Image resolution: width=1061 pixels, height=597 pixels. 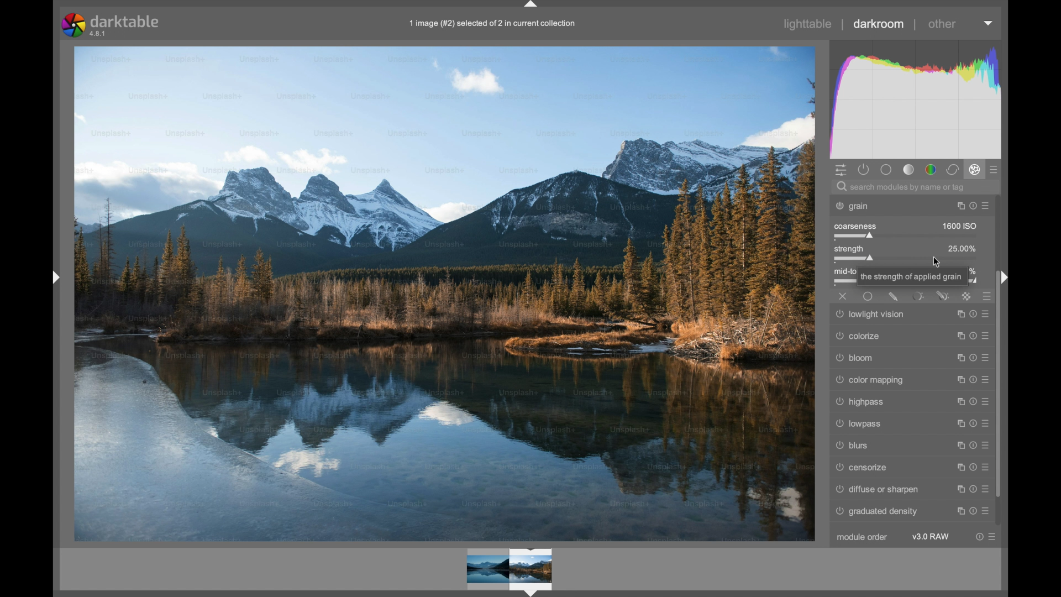 What do you see at coordinates (973, 489) in the screenshot?
I see `reset parameters` at bounding box center [973, 489].